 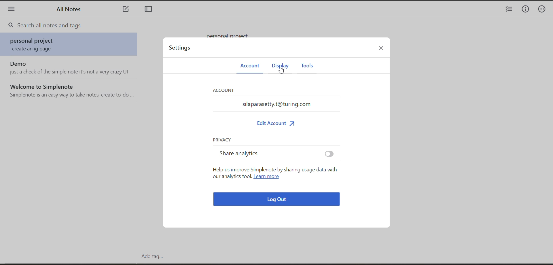 I want to click on toggle focus mode, so click(x=150, y=10).